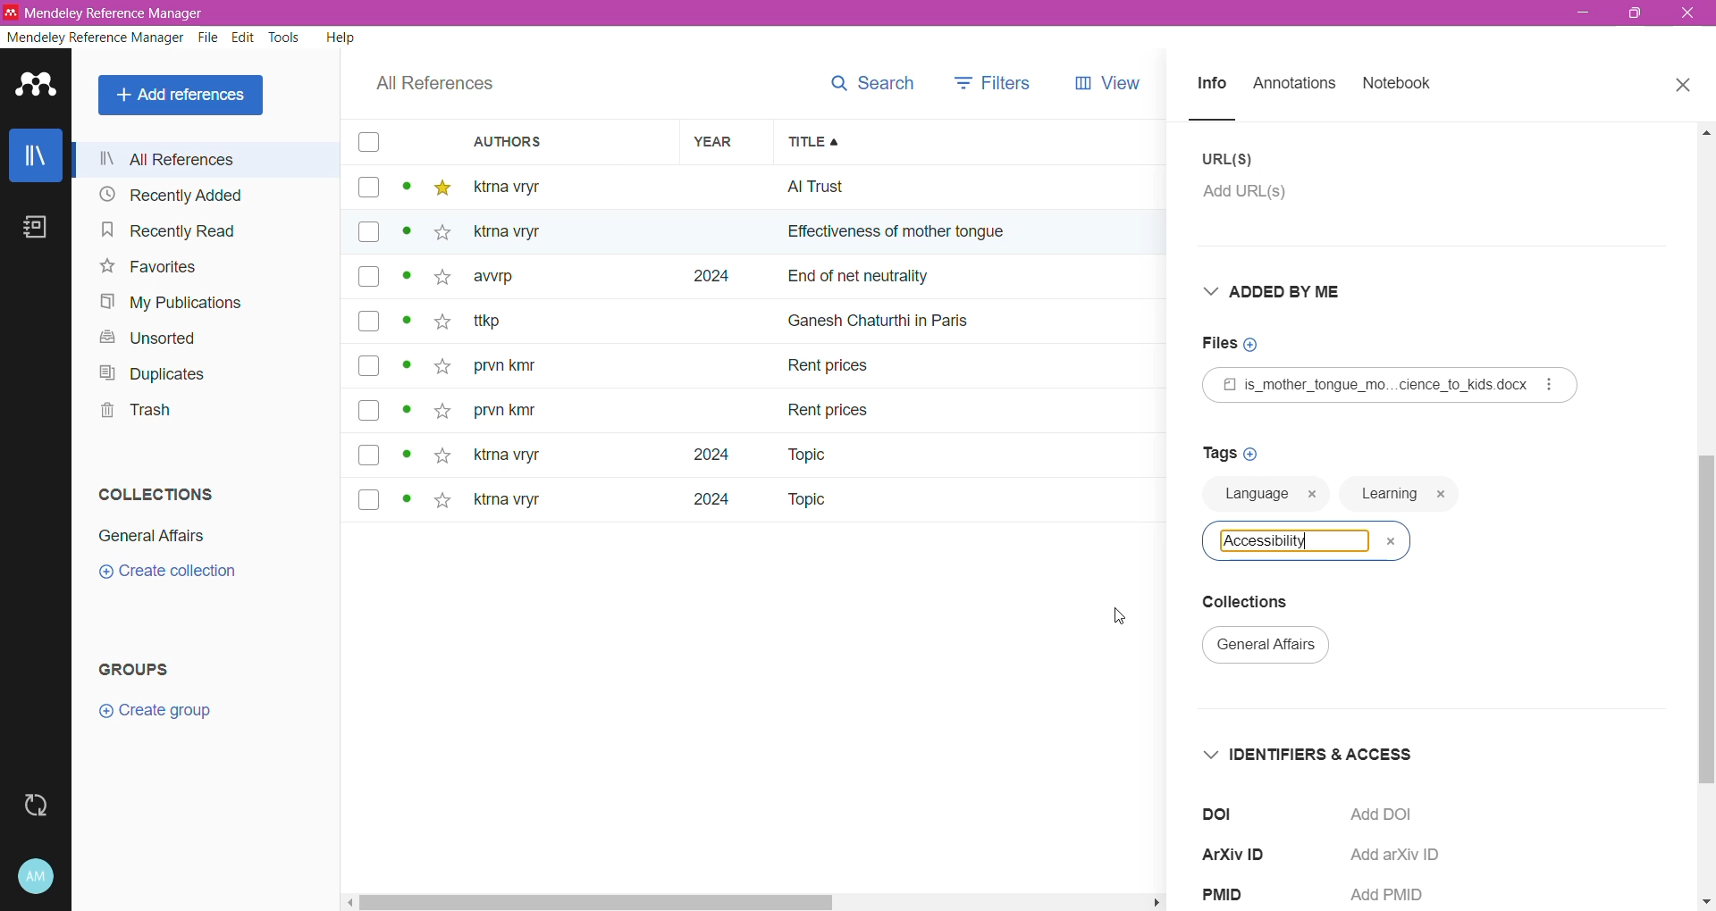  What do you see at coordinates (184, 96) in the screenshot?
I see `All References` at bounding box center [184, 96].